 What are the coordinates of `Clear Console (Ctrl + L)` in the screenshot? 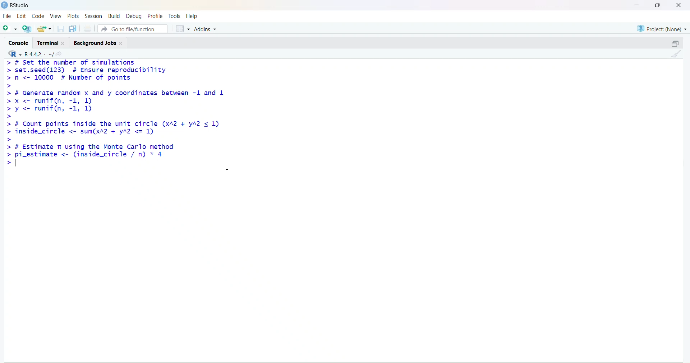 It's located at (676, 57).